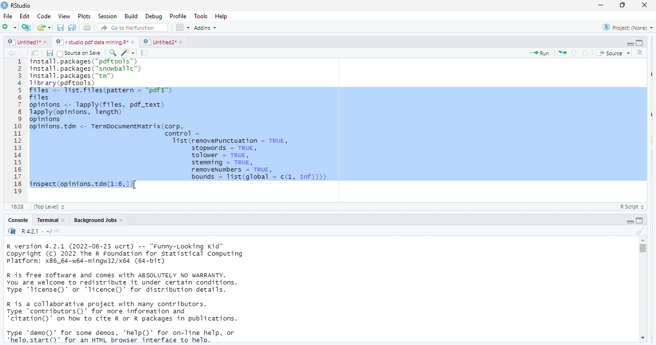 The width and height of the screenshot is (656, 345). Describe the element at coordinates (202, 15) in the screenshot. I see `tools` at that location.